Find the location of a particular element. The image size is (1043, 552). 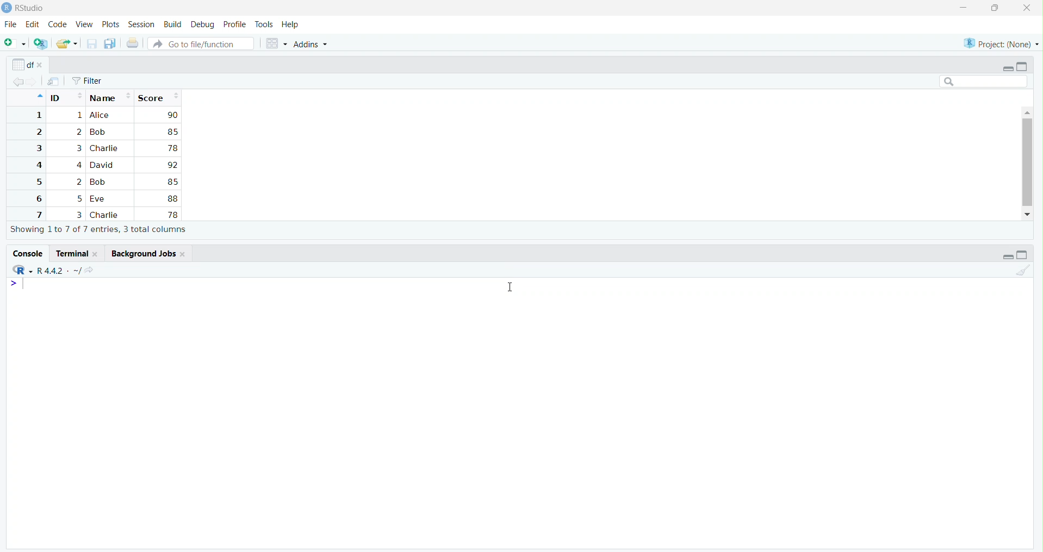

start typing is located at coordinates (20, 284).